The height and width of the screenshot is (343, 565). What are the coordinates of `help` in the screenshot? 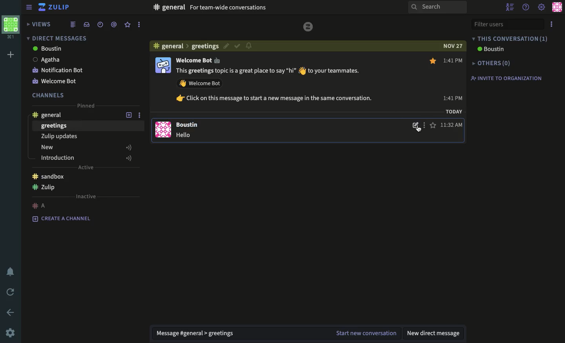 It's located at (526, 7).